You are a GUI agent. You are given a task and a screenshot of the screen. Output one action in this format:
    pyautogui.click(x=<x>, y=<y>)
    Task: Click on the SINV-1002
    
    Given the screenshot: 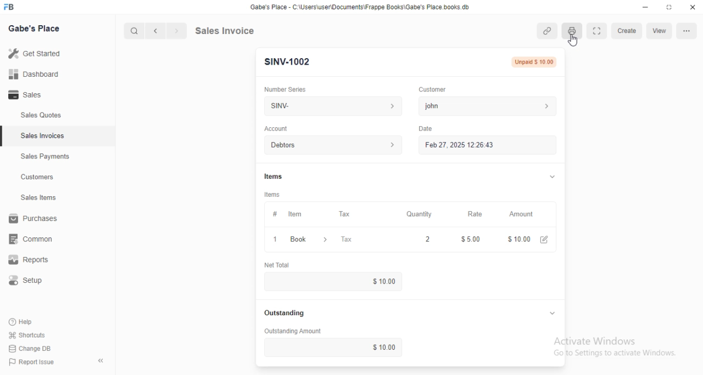 What is the action you would take?
    pyautogui.click(x=287, y=61)
    